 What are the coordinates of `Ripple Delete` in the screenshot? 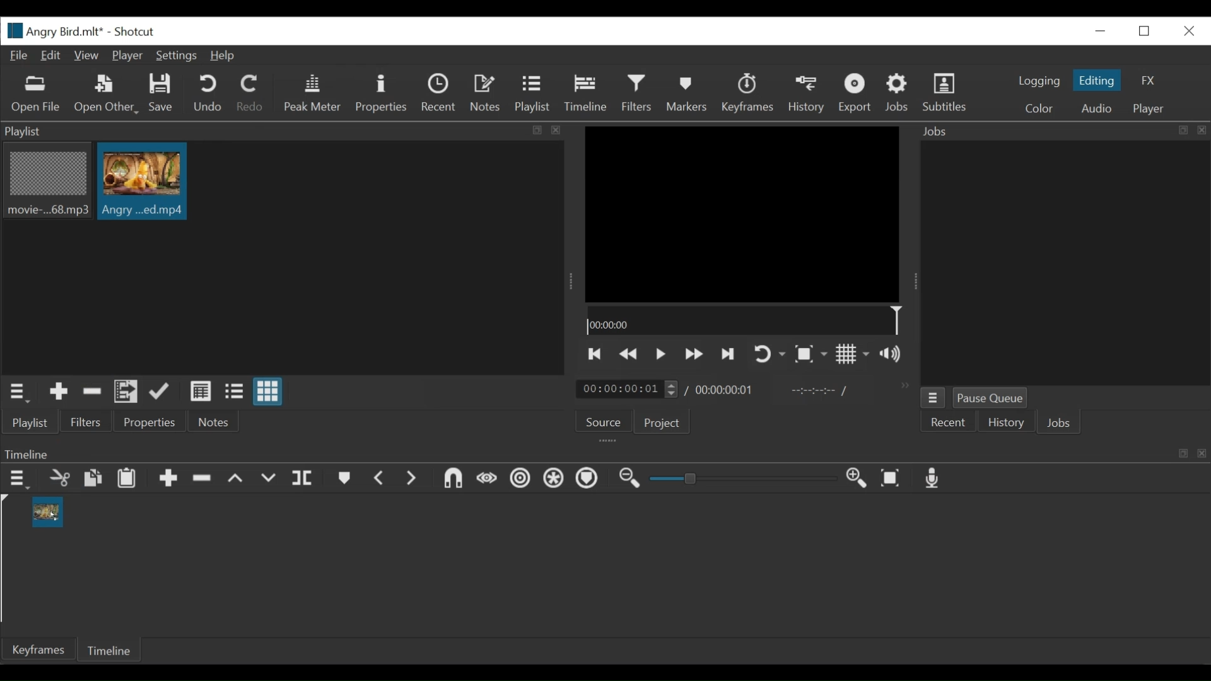 It's located at (202, 479).